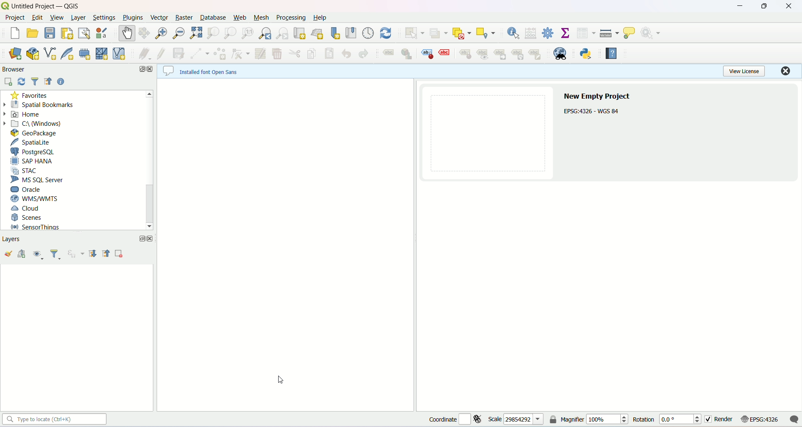 The width and height of the screenshot is (802, 427). Describe the element at coordinates (48, 6) in the screenshot. I see `untitled Proiect — QGIS` at that location.